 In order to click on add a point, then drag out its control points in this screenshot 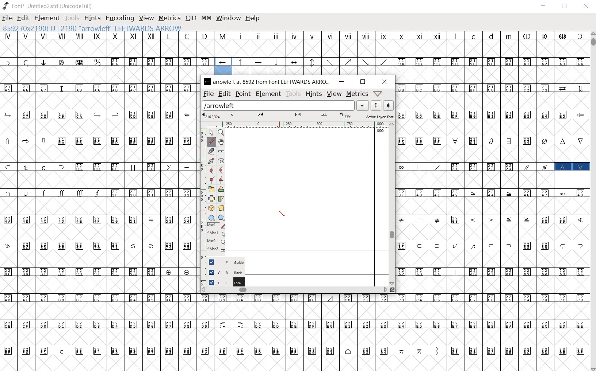, I will do `click(210, 160)`.